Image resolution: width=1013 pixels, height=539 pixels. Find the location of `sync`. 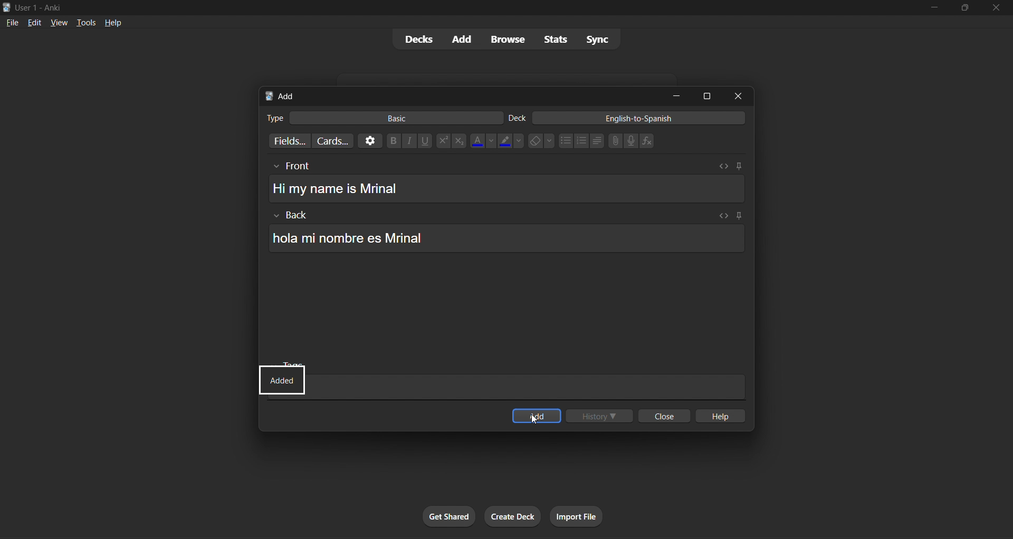

sync is located at coordinates (597, 40).